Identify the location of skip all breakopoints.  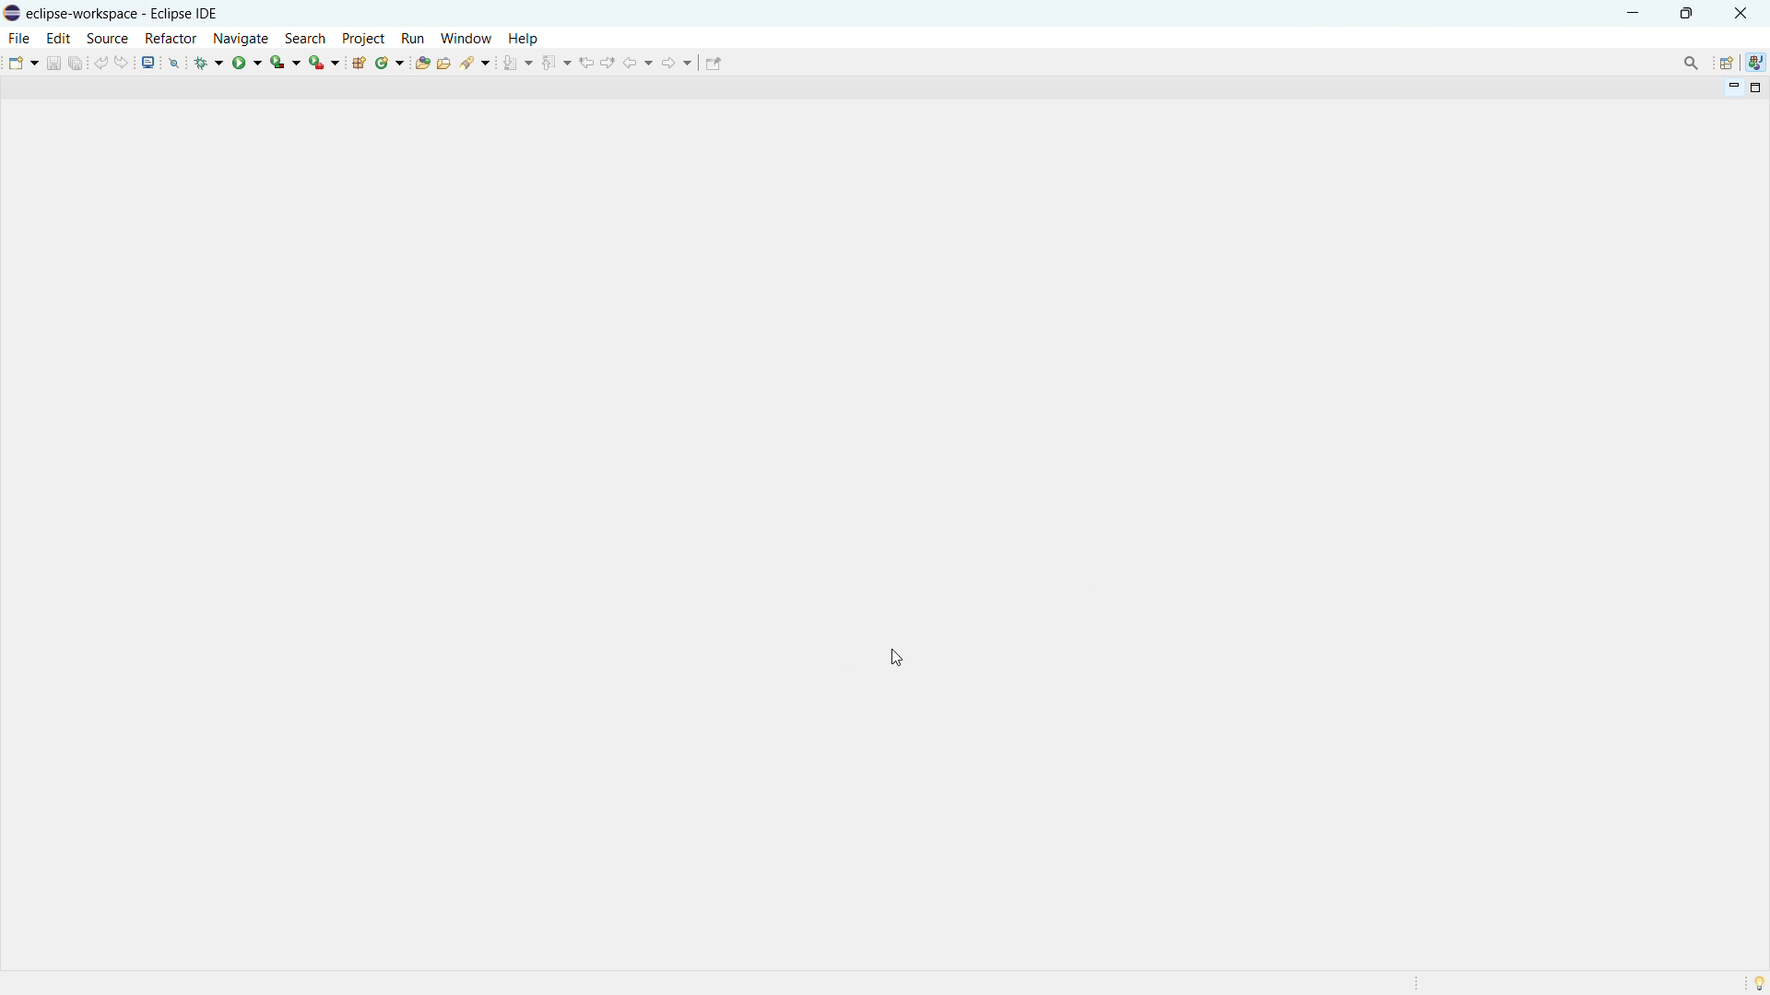
(174, 62).